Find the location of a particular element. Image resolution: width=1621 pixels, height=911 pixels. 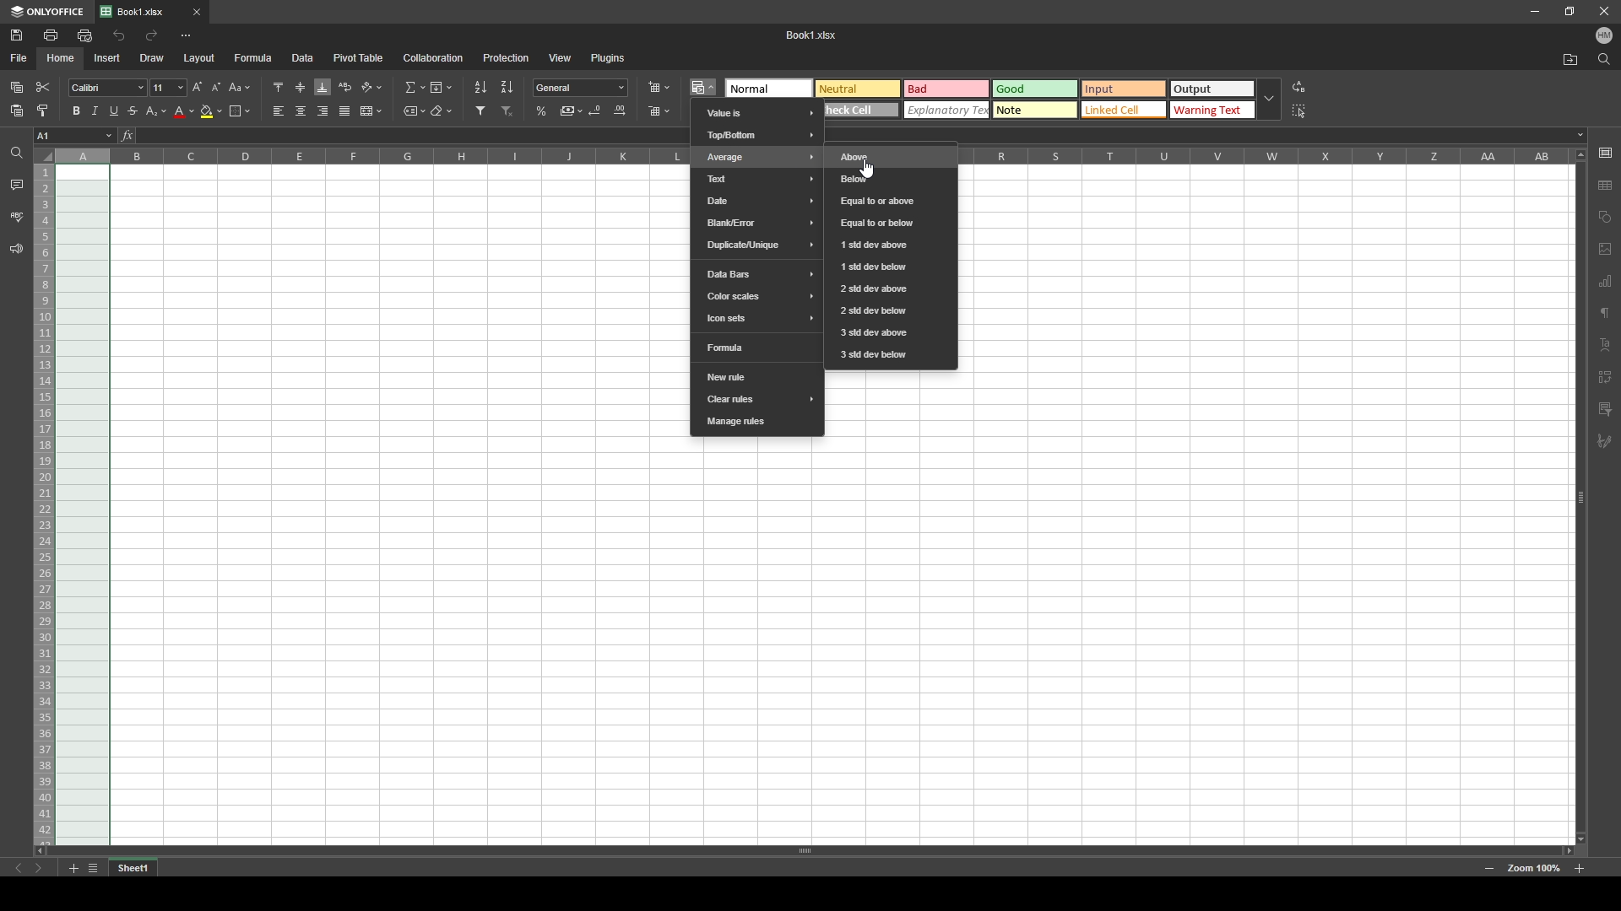

underline is located at coordinates (113, 111).